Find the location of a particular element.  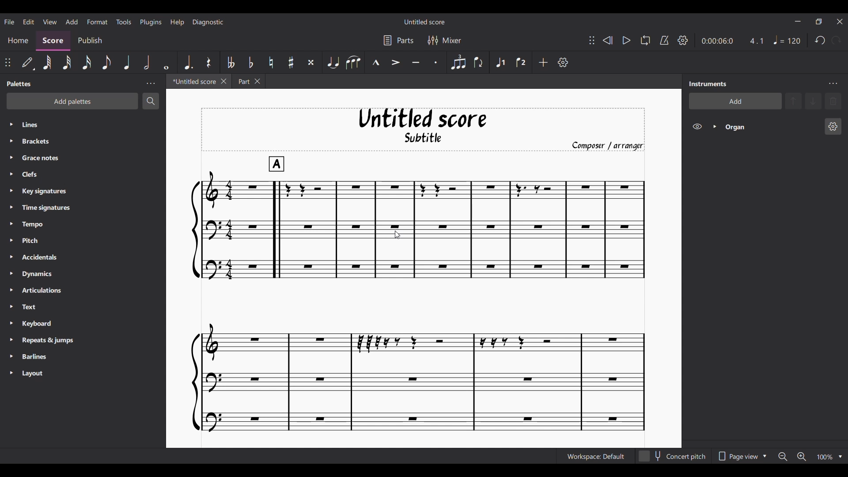

Close Untitled tab is located at coordinates (224, 82).